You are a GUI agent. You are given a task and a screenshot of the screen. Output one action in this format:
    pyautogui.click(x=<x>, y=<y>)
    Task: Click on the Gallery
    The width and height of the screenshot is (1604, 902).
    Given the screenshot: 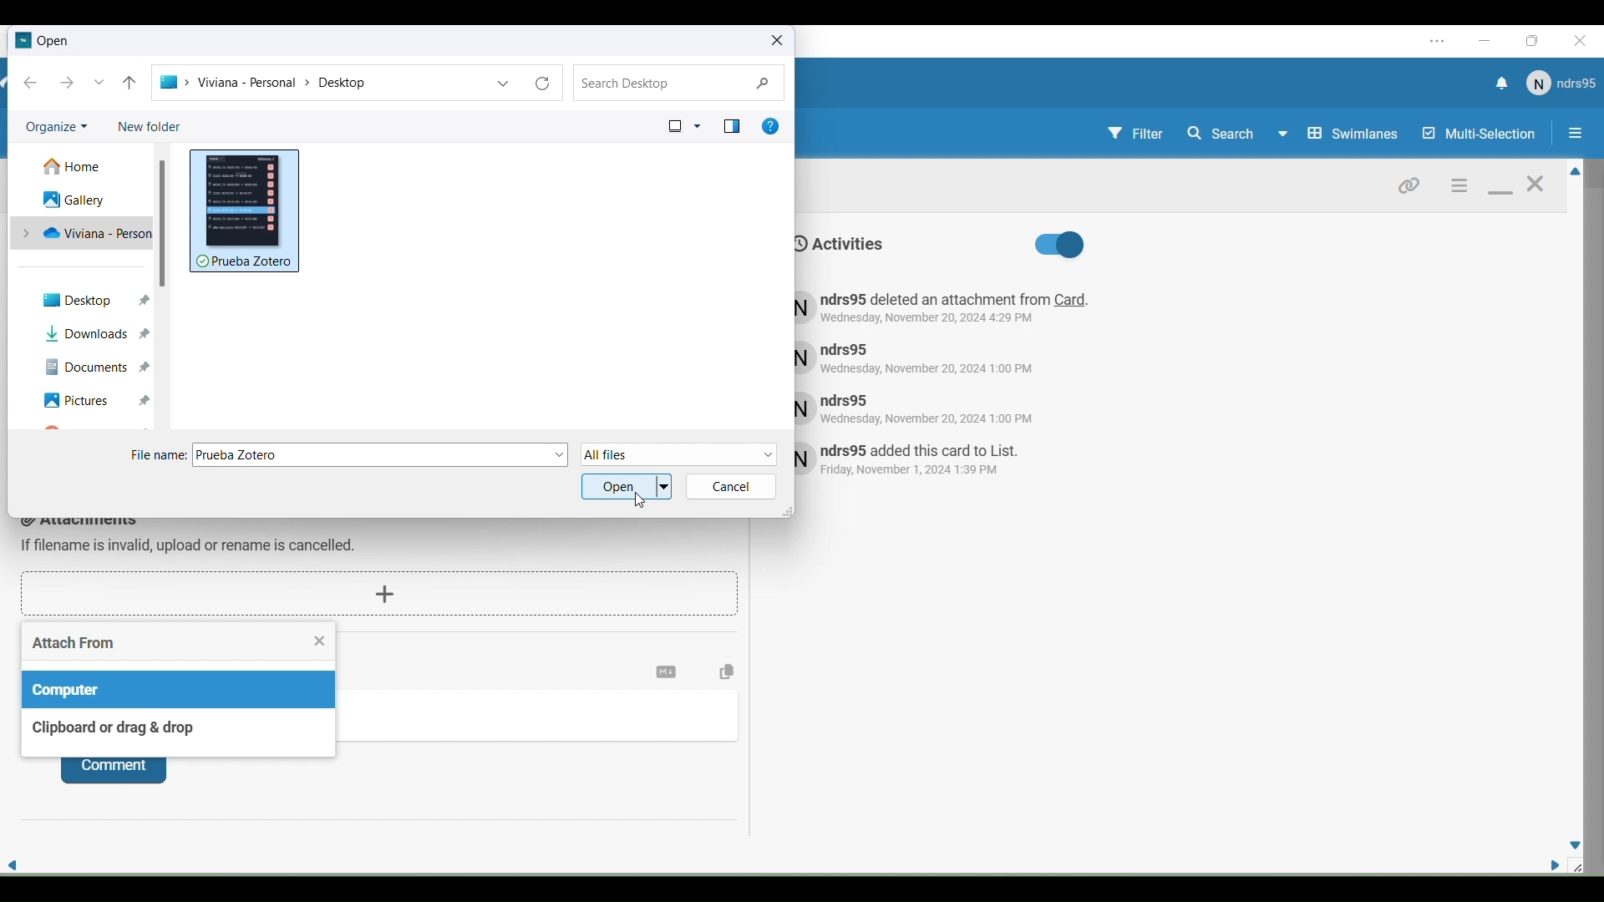 What is the action you would take?
    pyautogui.click(x=71, y=200)
    